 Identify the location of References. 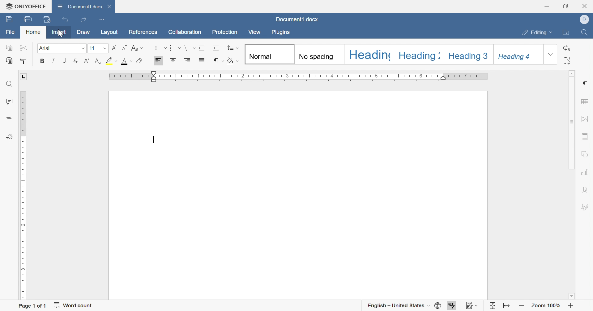
(145, 33).